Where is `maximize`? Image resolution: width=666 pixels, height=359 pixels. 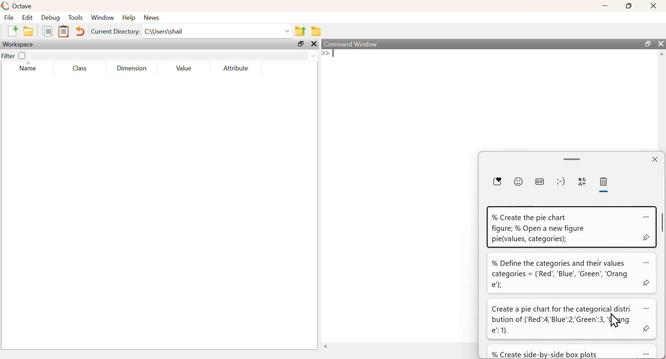
maximize is located at coordinates (300, 44).